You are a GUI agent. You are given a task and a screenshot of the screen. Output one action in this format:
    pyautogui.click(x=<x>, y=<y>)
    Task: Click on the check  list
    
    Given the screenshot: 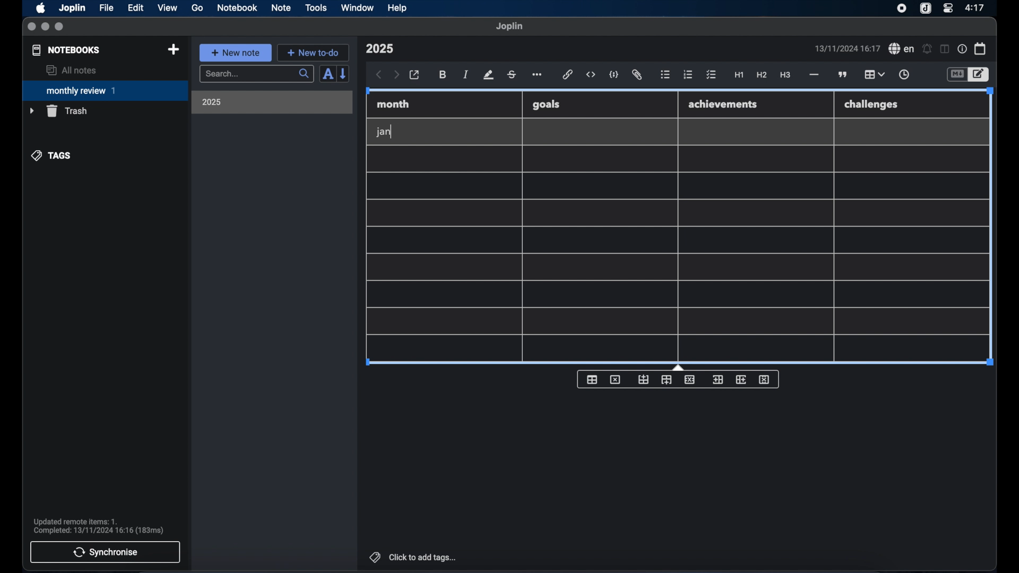 What is the action you would take?
    pyautogui.click(x=711, y=75)
    